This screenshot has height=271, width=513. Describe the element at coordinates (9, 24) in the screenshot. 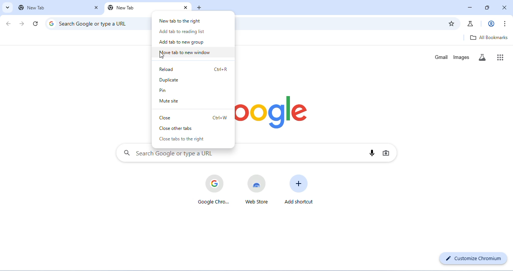

I see `go back` at that location.